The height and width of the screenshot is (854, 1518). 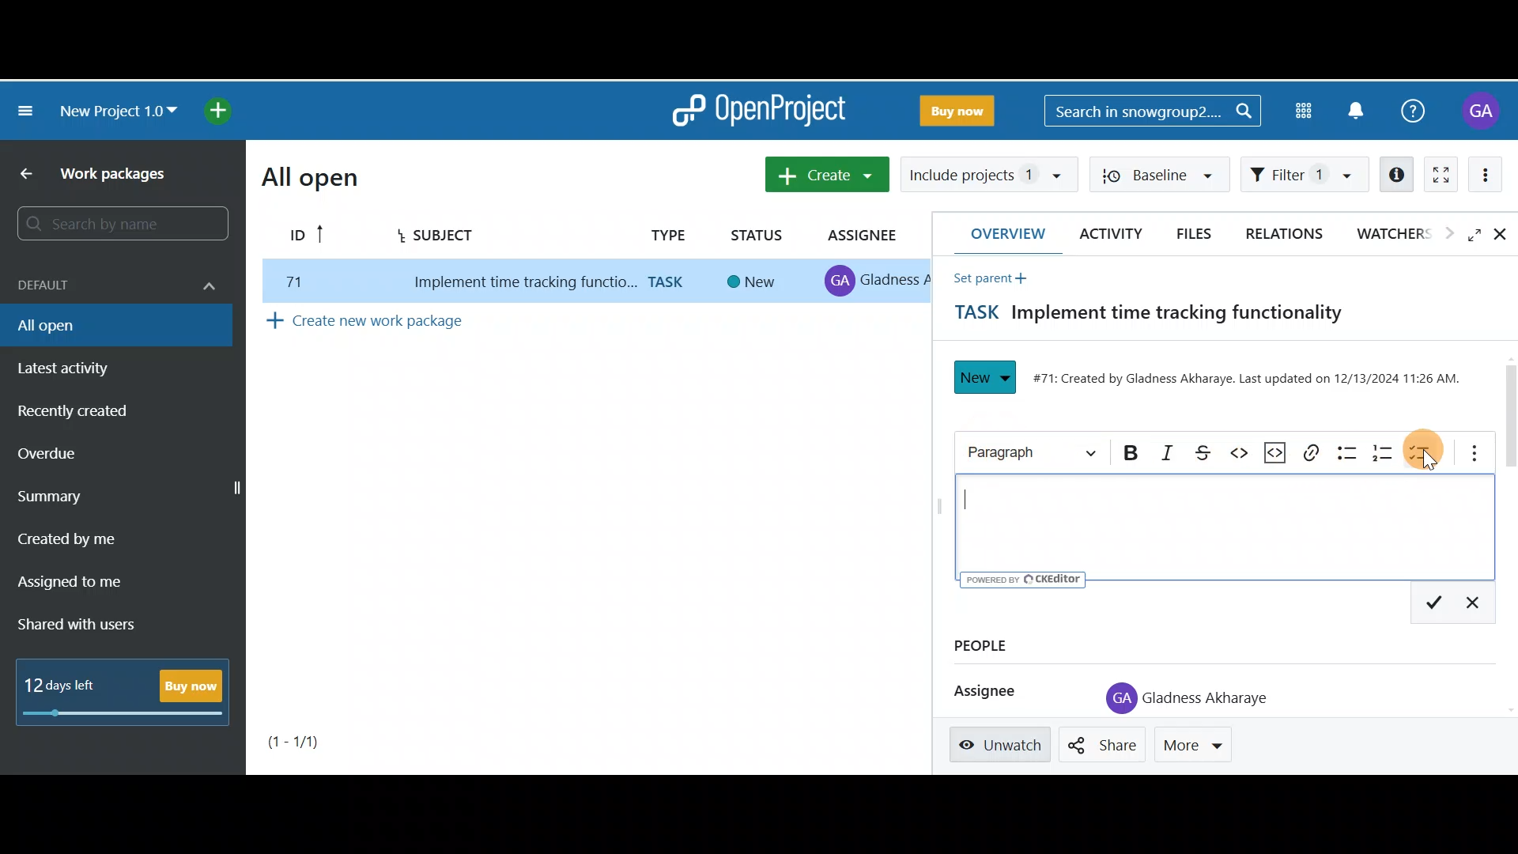 I want to click on Type, so click(x=665, y=233).